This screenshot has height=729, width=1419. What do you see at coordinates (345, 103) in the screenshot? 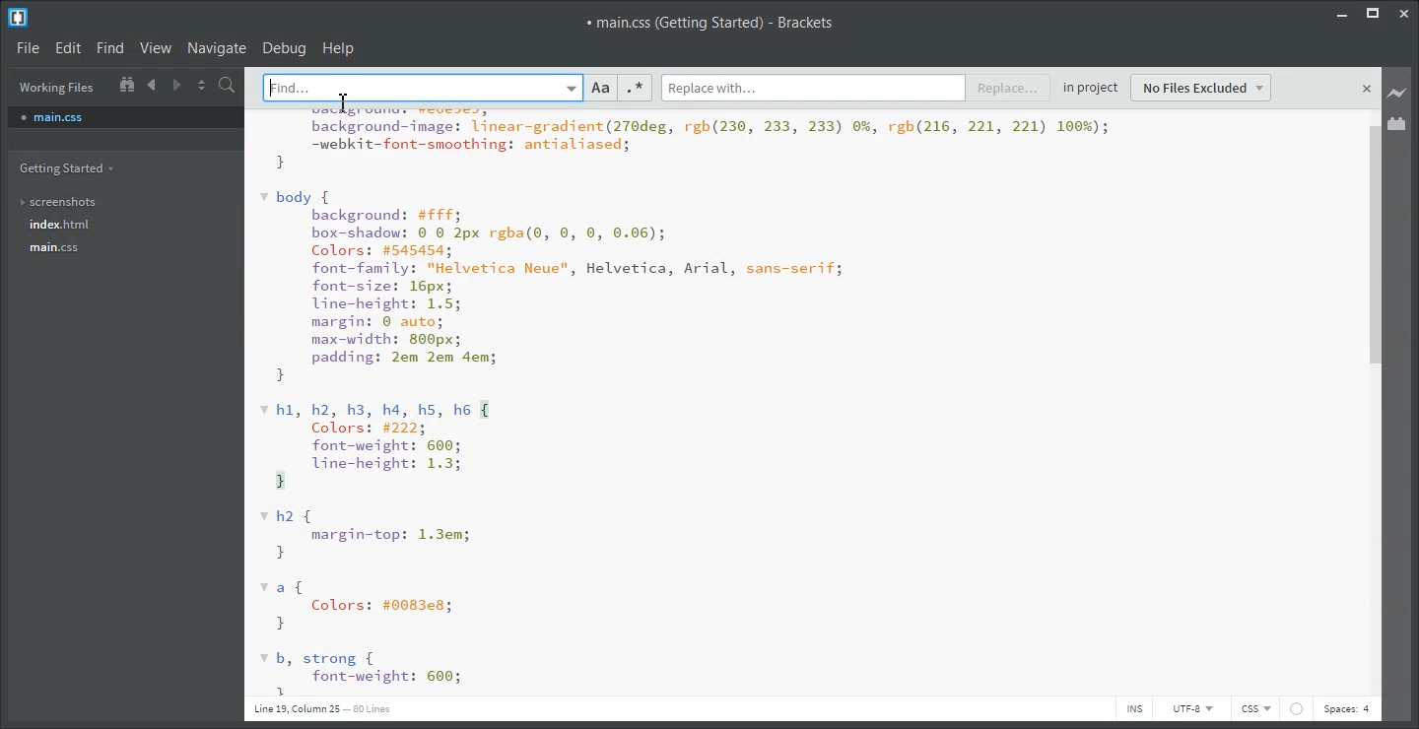
I see `cursor` at bounding box center [345, 103].